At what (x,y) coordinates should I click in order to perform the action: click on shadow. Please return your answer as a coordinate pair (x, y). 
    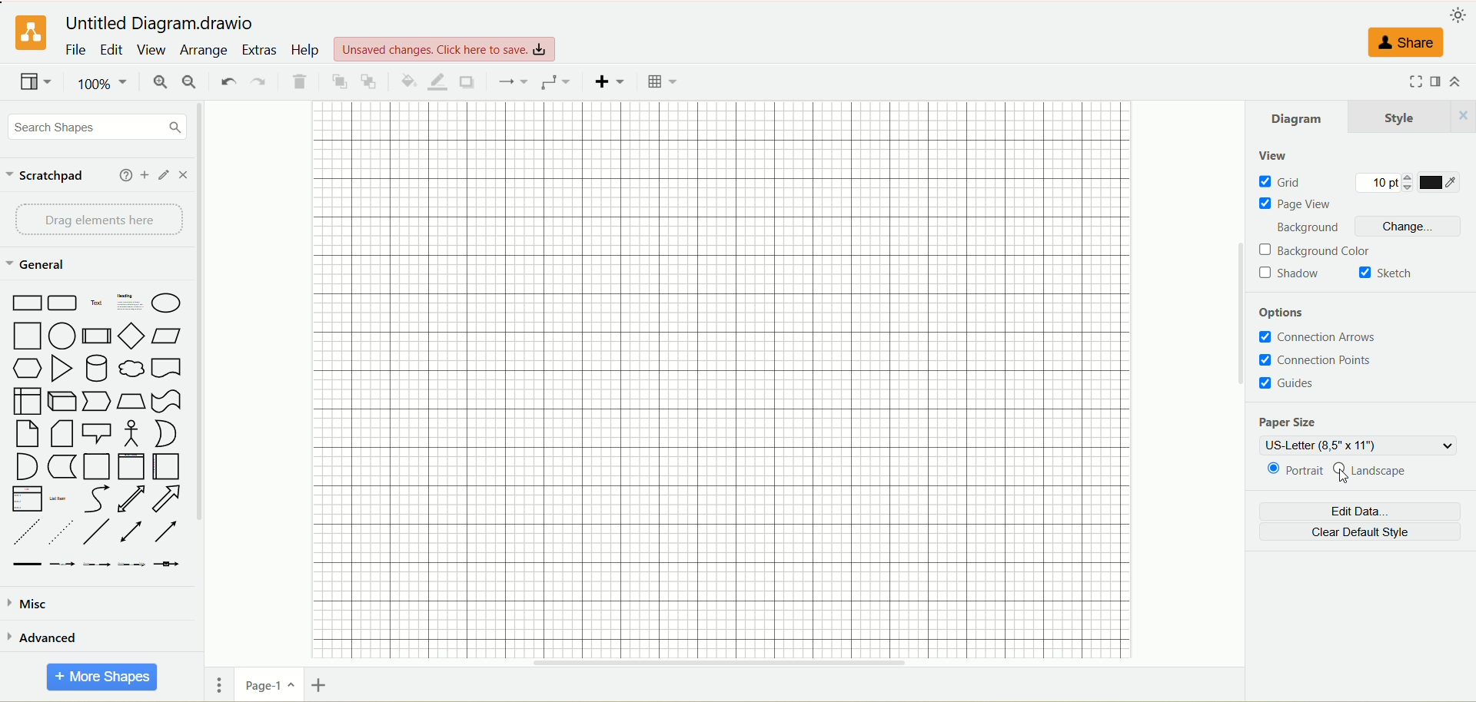
    Looking at the image, I should click on (467, 81).